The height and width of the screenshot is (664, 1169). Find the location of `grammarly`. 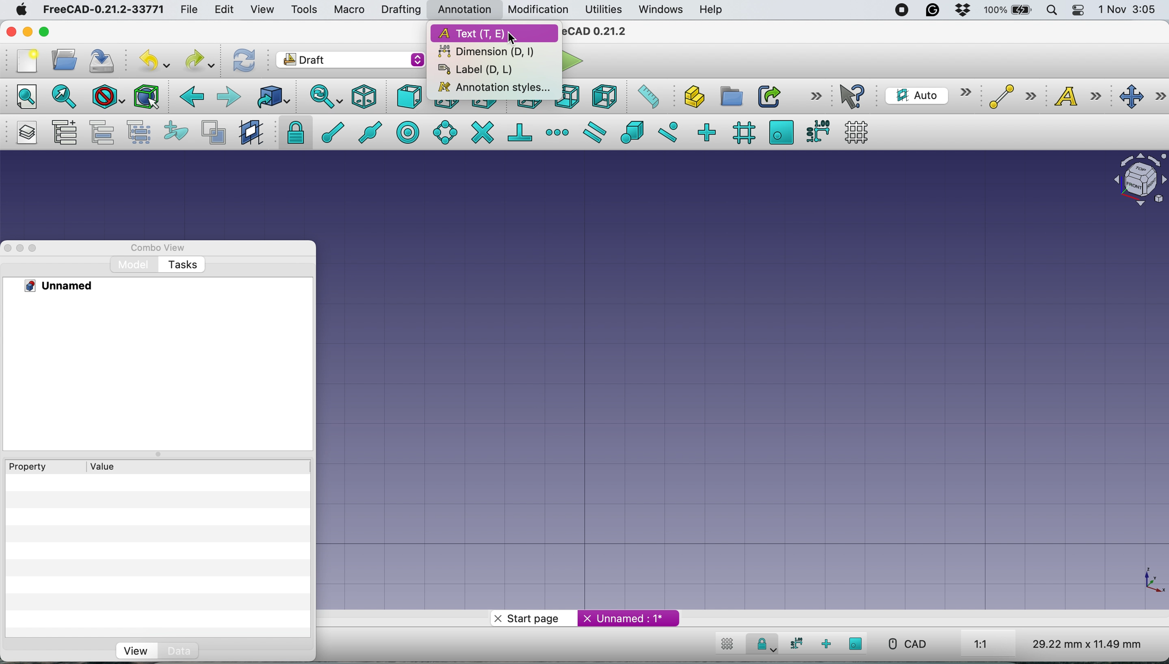

grammarly is located at coordinates (932, 11).